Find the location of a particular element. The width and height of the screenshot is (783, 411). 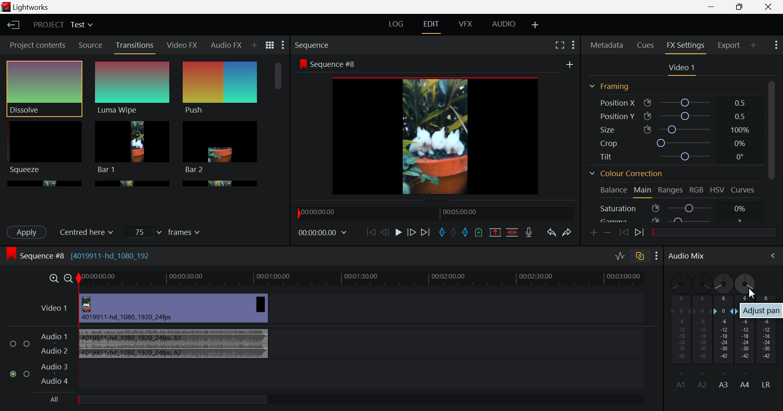

A4 Channel Decibel Level is located at coordinates (746, 344).